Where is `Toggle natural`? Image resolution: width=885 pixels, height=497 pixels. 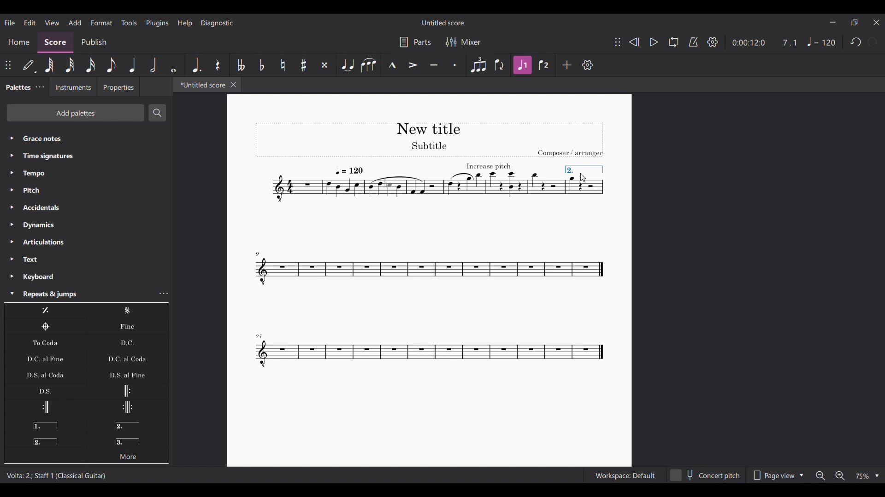 Toggle natural is located at coordinates (283, 65).